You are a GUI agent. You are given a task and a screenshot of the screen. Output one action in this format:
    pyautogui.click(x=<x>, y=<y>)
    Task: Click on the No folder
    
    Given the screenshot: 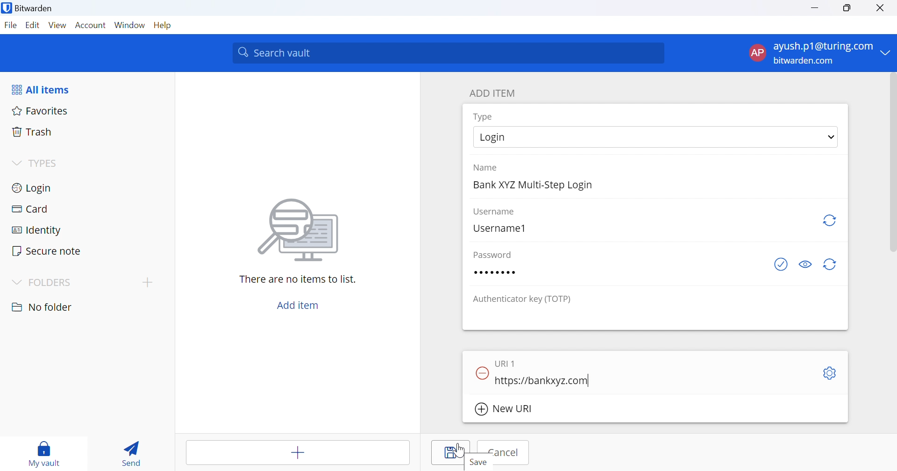 What is the action you would take?
    pyautogui.click(x=43, y=307)
    